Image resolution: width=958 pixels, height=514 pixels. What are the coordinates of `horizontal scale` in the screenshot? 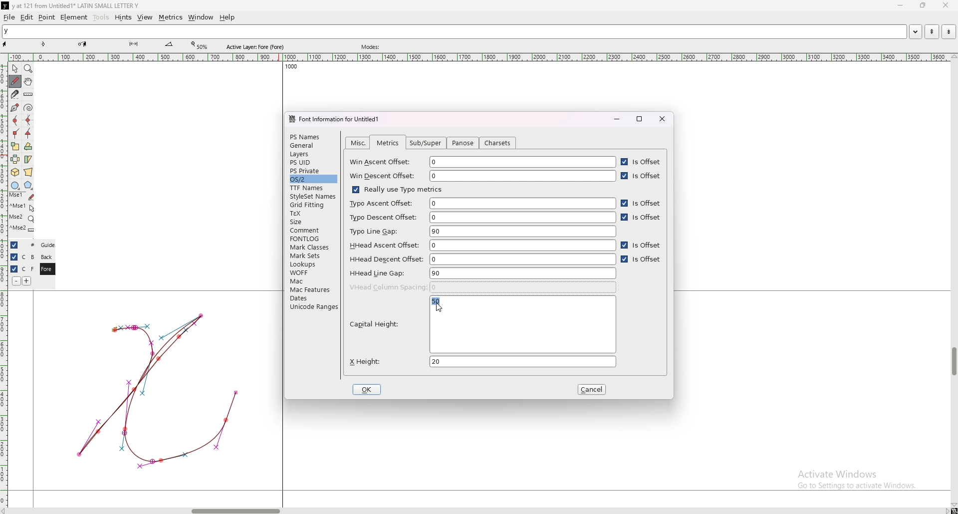 It's located at (479, 57).